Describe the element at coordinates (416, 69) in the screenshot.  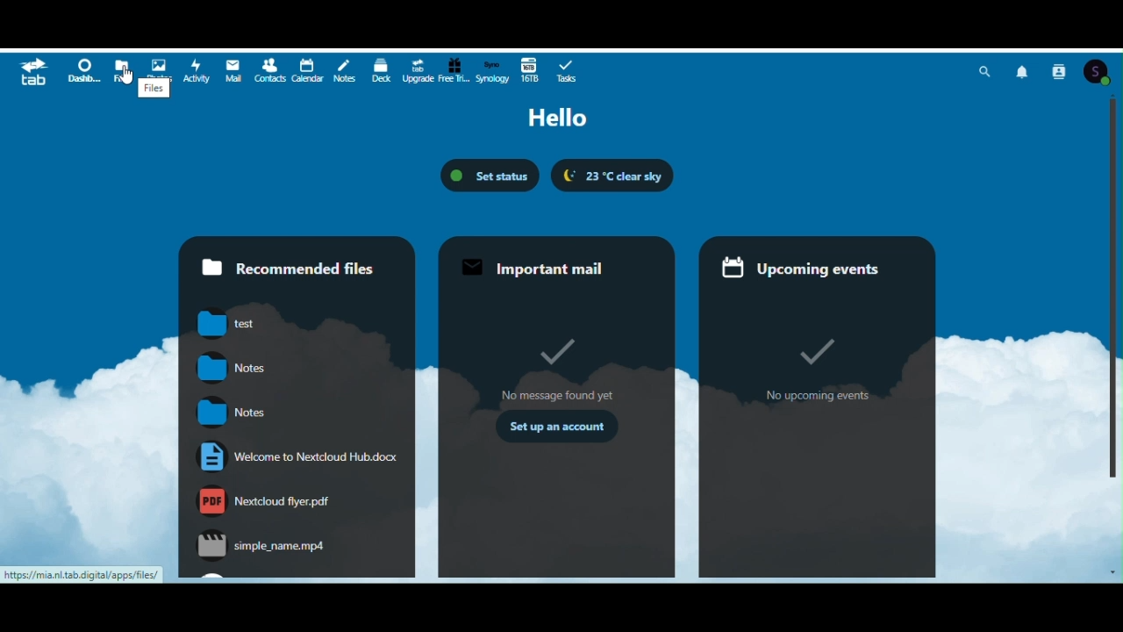
I see `Upgrade` at that location.